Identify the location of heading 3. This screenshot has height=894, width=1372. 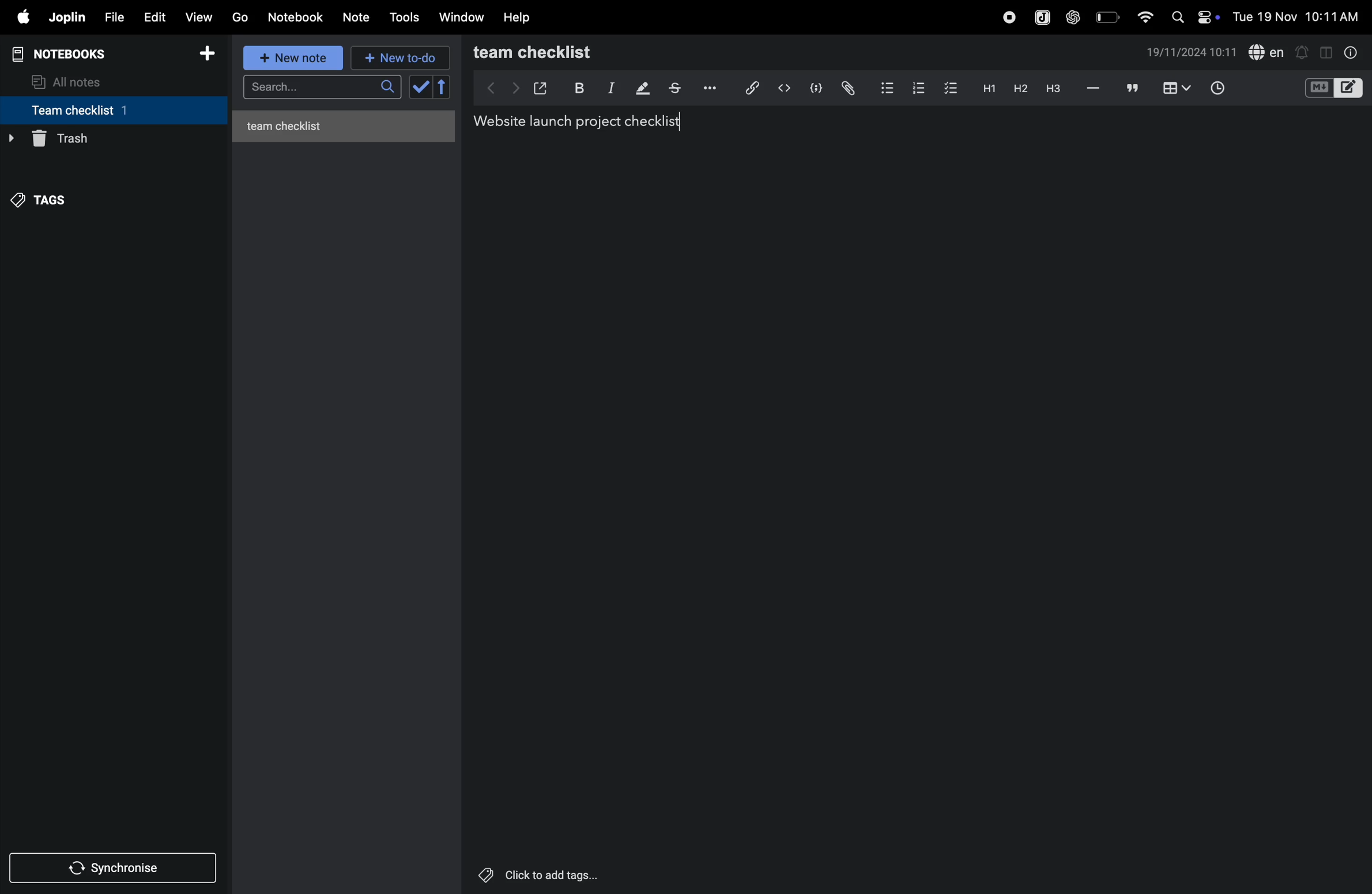
(1053, 88).